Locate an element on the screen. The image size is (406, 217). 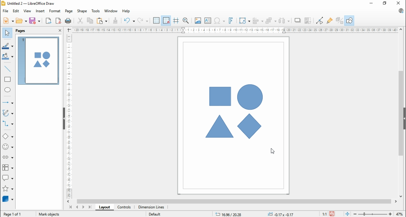
shape is located at coordinates (82, 11).